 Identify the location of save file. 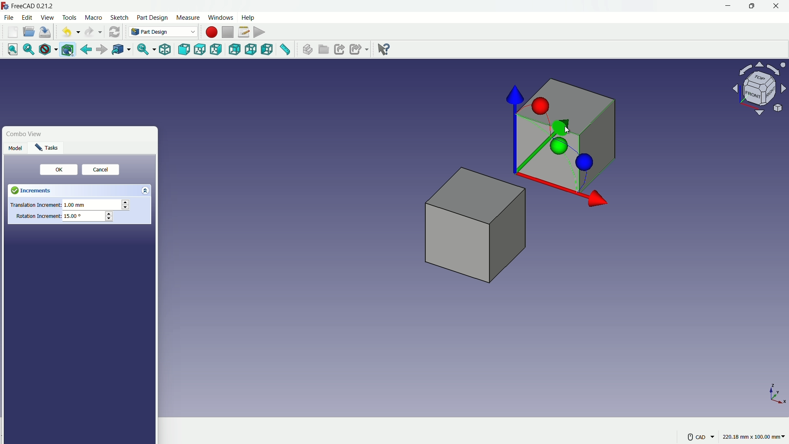
(46, 32).